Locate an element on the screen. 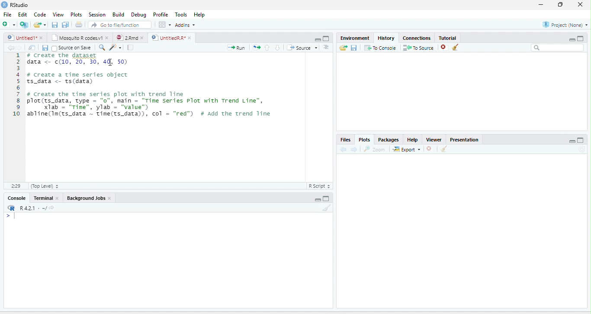 The height and width of the screenshot is (314, 591). Save current document is located at coordinates (45, 48).